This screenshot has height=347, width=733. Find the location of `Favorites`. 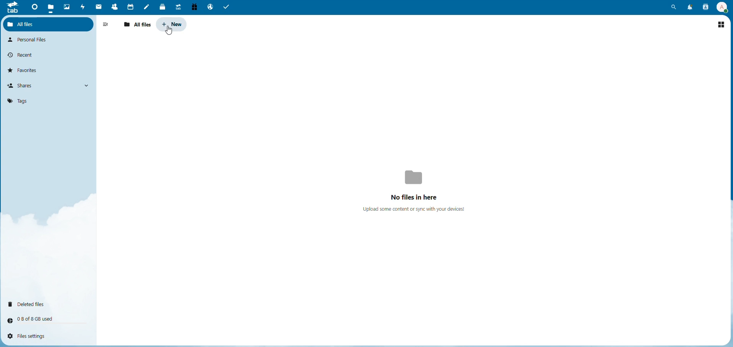

Favorites is located at coordinates (26, 70).